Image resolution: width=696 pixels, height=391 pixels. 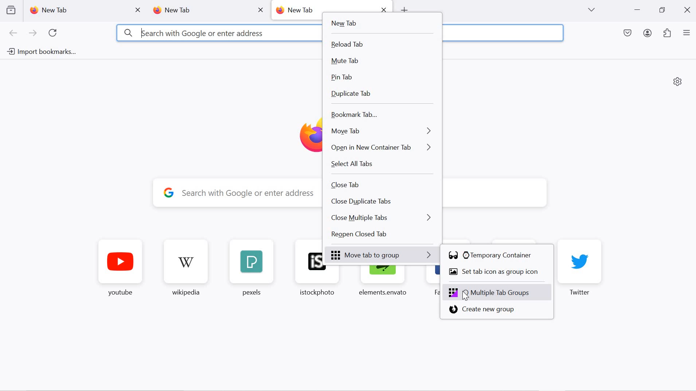 What do you see at coordinates (496, 272) in the screenshot?
I see `set tab icon as group icon` at bounding box center [496, 272].